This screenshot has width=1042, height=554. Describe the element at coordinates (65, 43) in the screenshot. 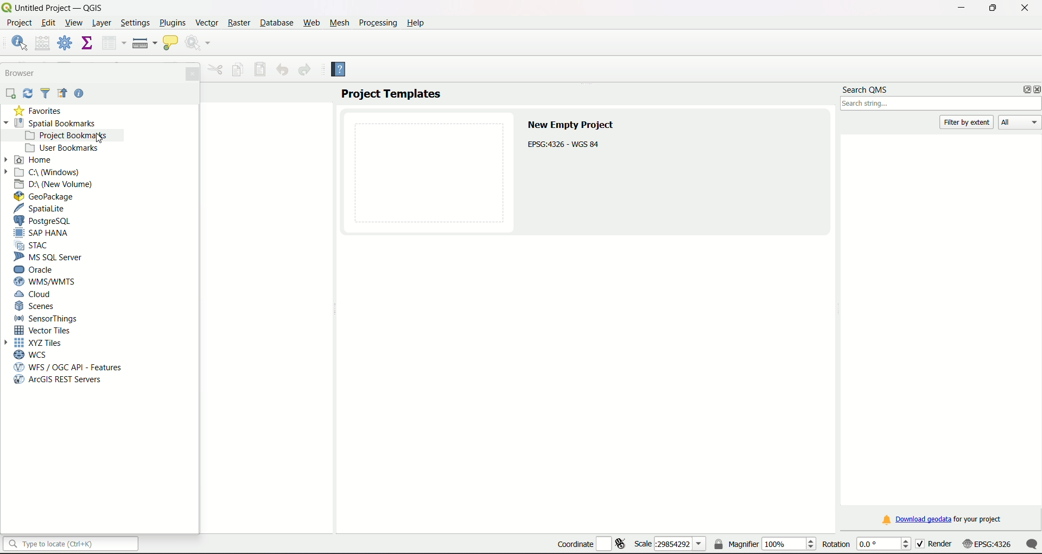

I see `toolbox` at that location.